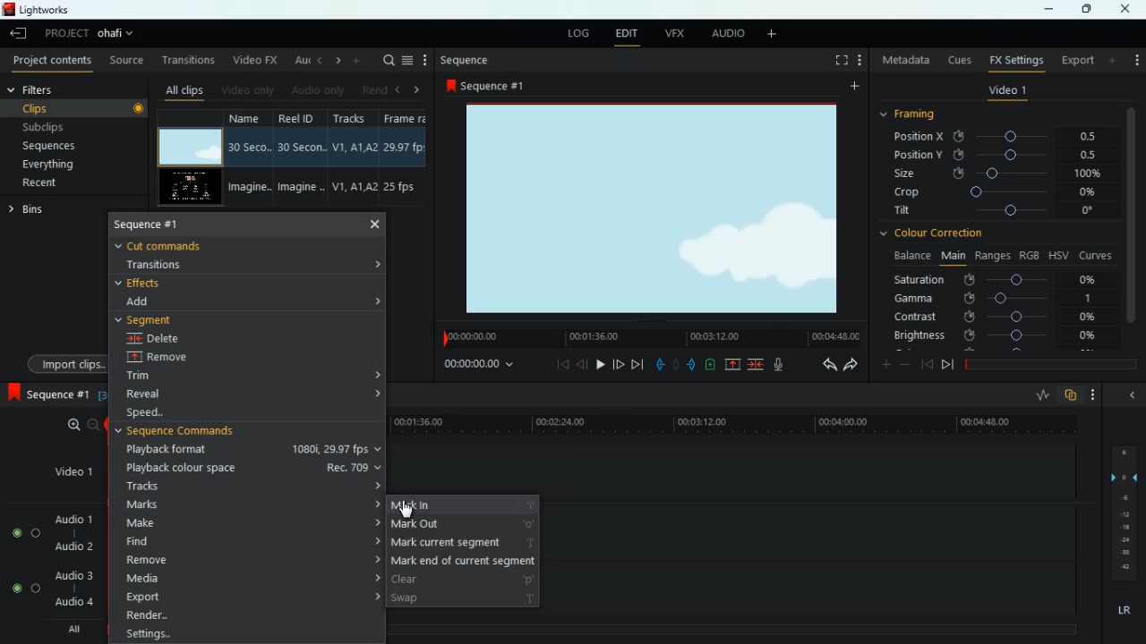 Image resolution: width=1146 pixels, height=644 pixels. I want to click on mark end of current segment, so click(467, 559).